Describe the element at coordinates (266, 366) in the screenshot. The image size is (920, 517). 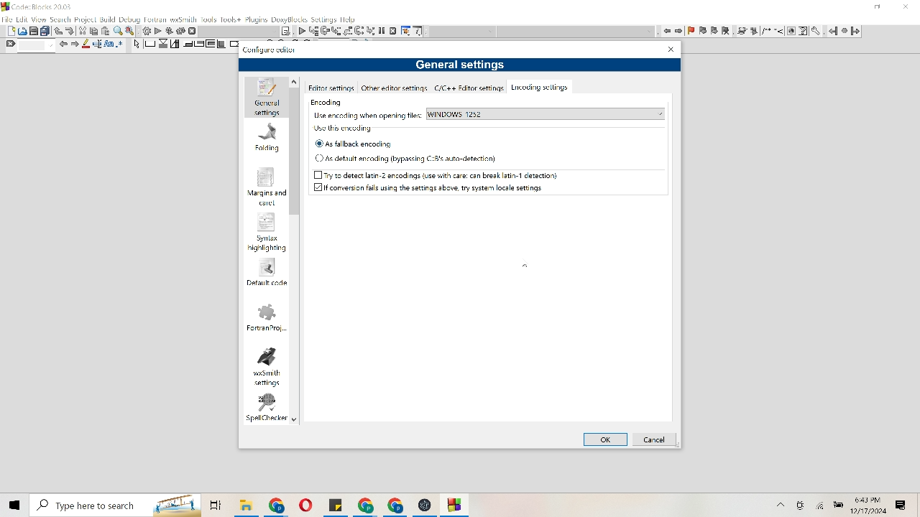
I see `wxsmith settings` at that location.